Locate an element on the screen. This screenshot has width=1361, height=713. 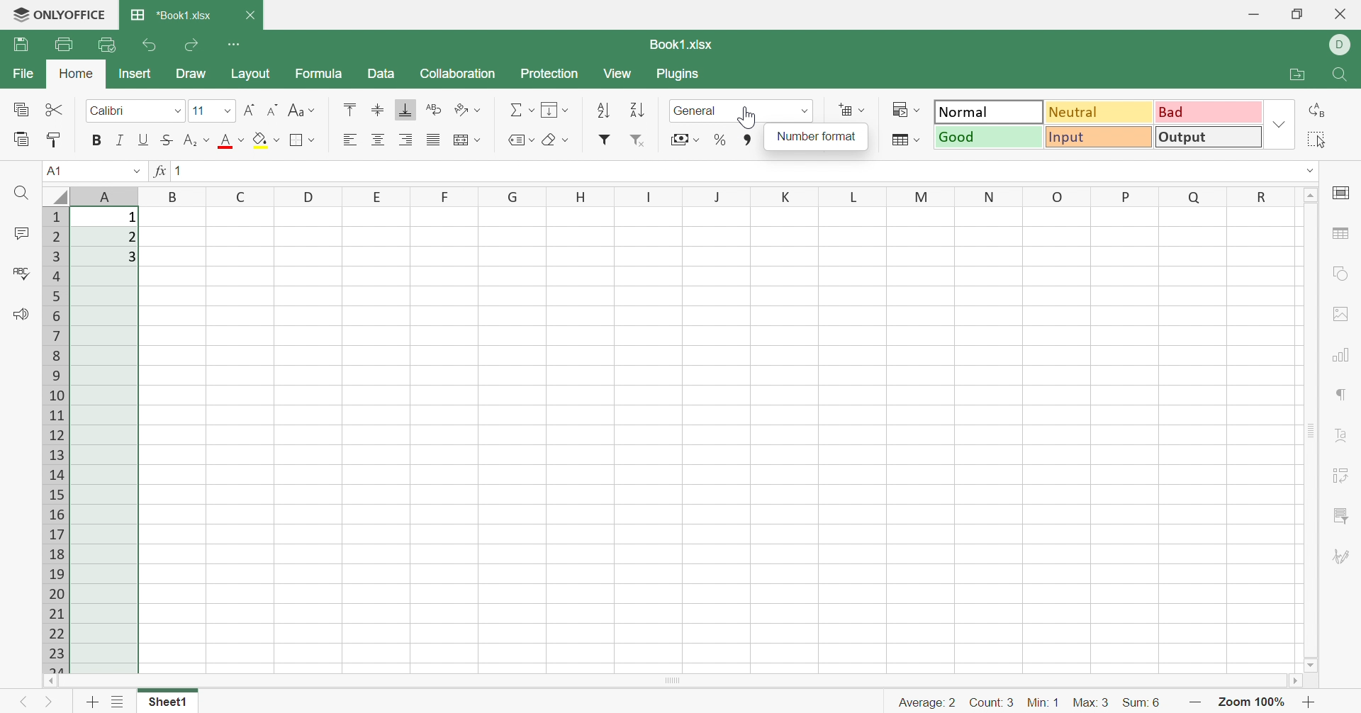
Output is located at coordinates (1211, 137).